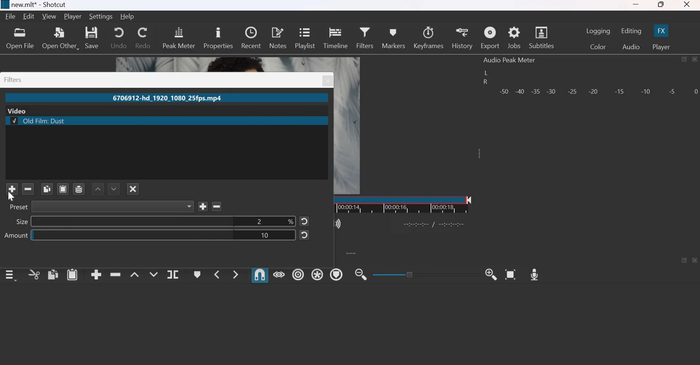  What do you see at coordinates (535, 275) in the screenshot?
I see `Record Audio` at bounding box center [535, 275].